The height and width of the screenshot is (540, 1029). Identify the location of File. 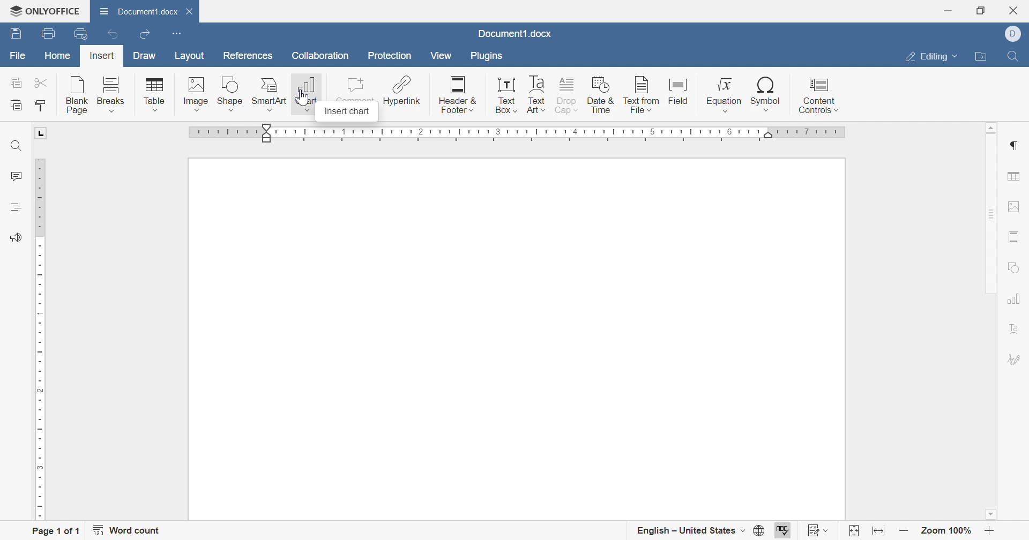
(16, 55).